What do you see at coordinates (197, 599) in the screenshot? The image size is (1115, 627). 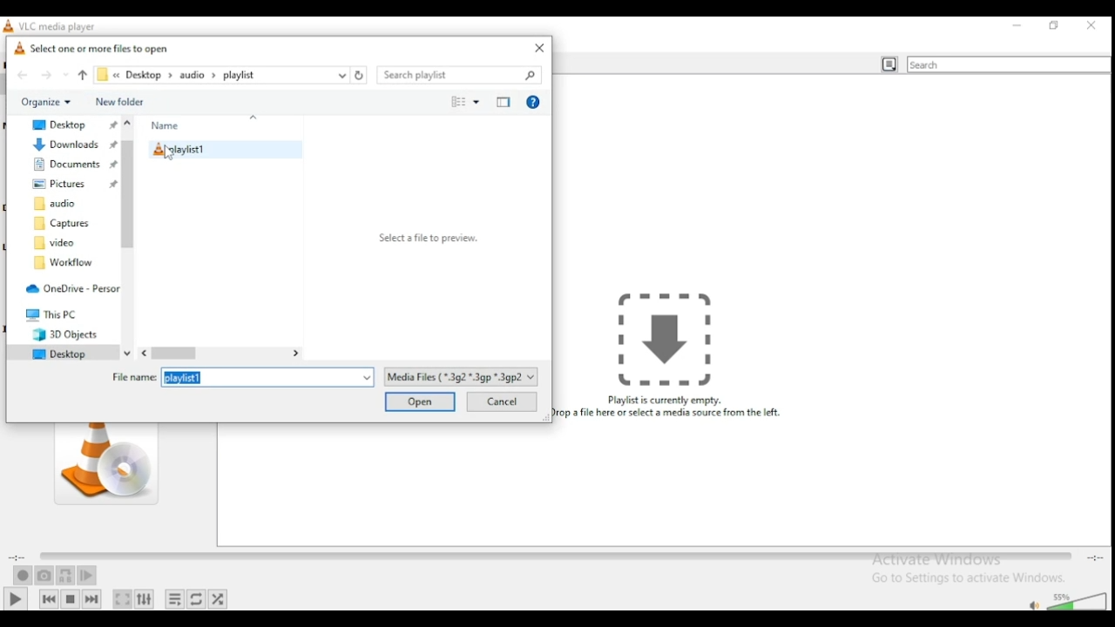 I see `select between loop all, loop one, and no loop` at bounding box center [197, 599].